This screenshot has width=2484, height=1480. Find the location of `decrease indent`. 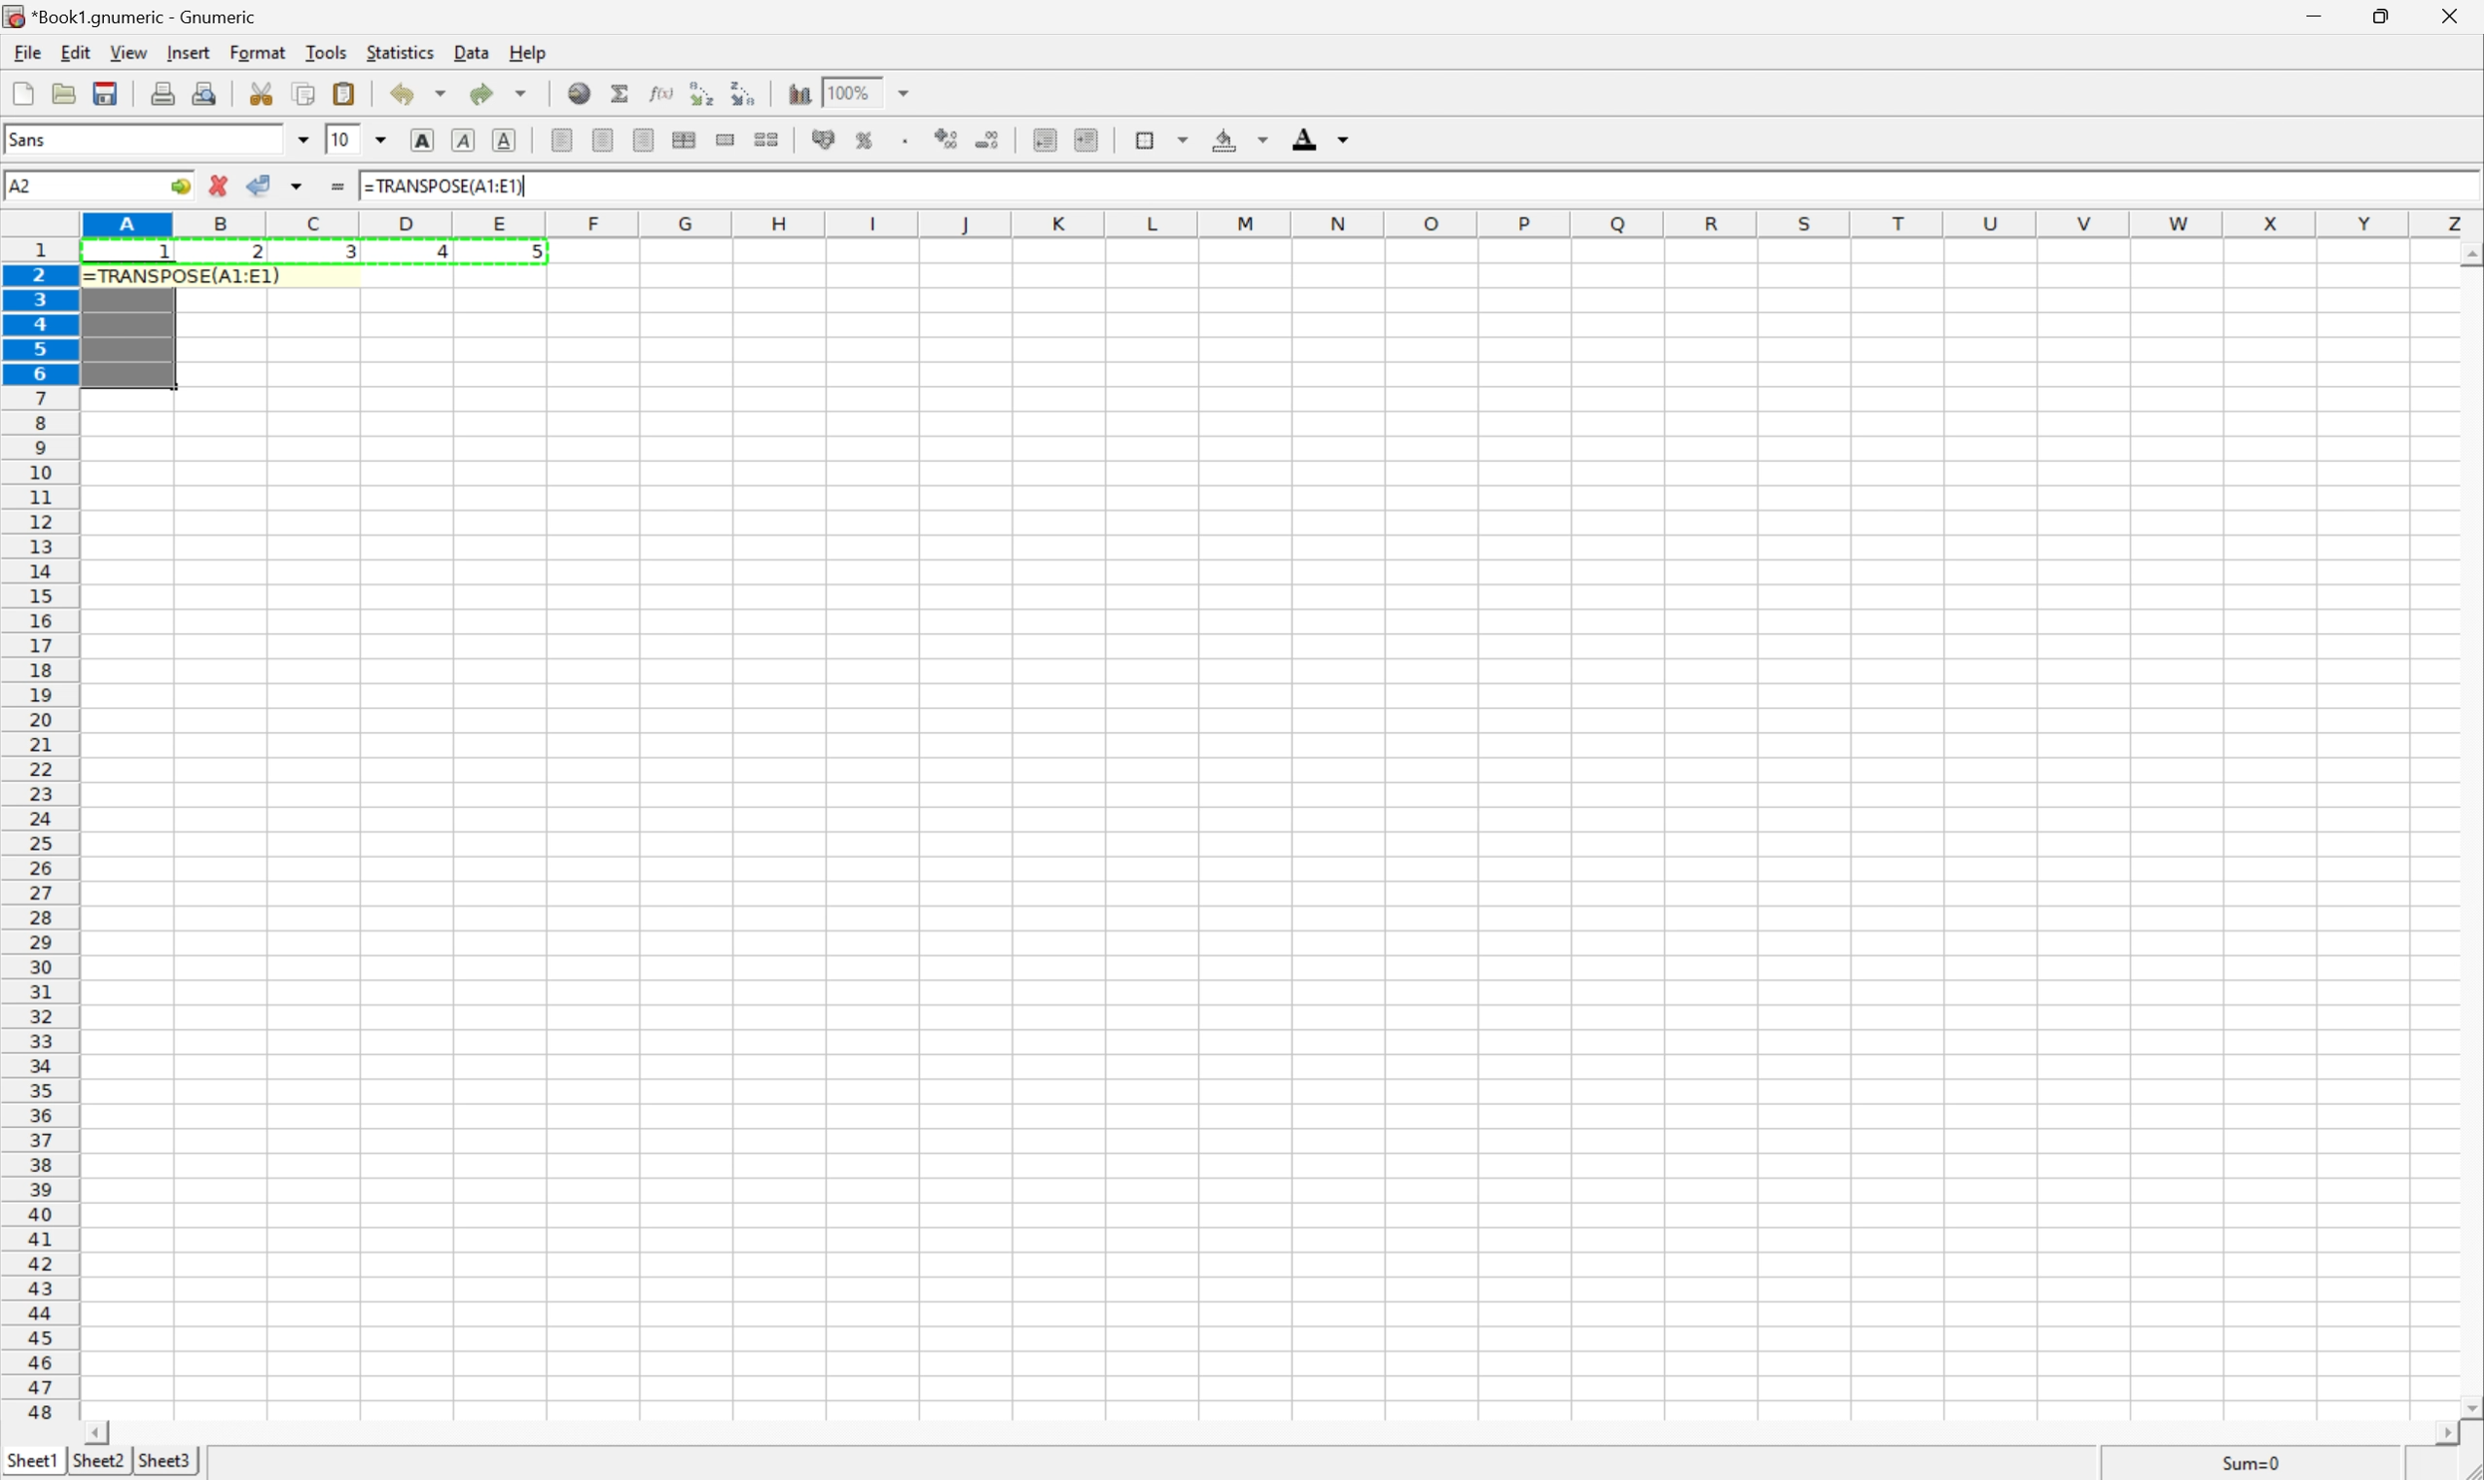

decrease indent is located at coordinates (1045, 142).